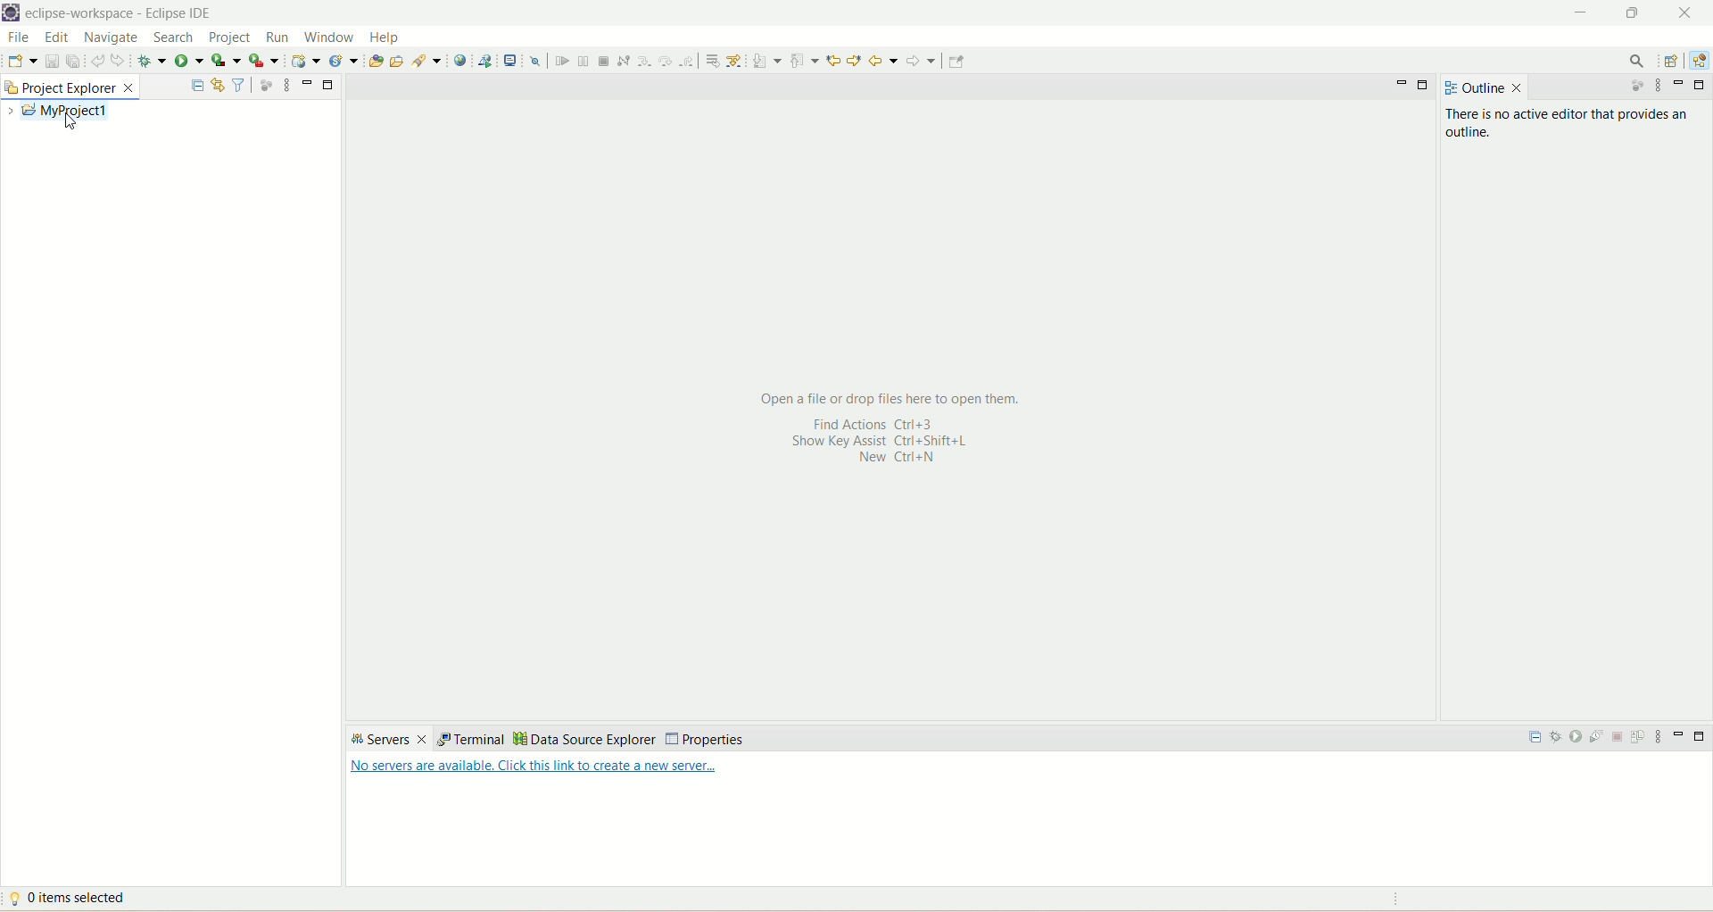 Image resolution: width=1713 pixels, height=912 pixels. I want to click on previous annotation, so click(804, 61).